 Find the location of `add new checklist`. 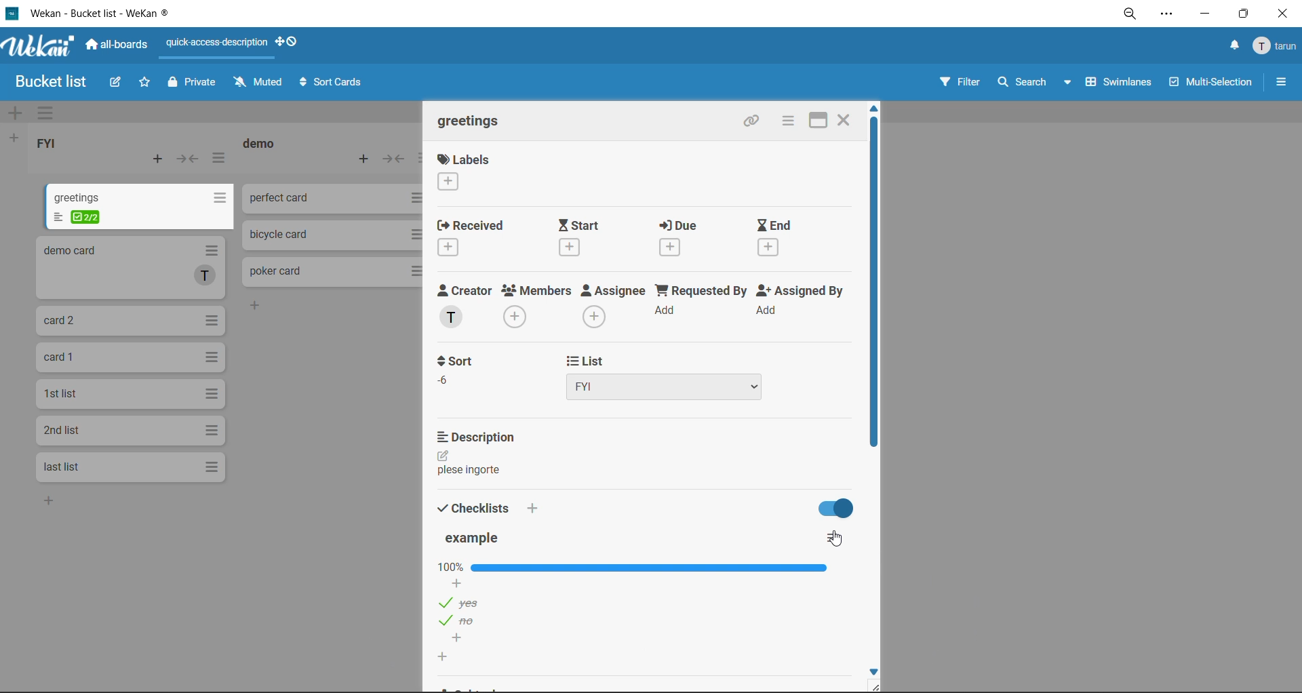

add new checklist is located at coordinates (446, 657).